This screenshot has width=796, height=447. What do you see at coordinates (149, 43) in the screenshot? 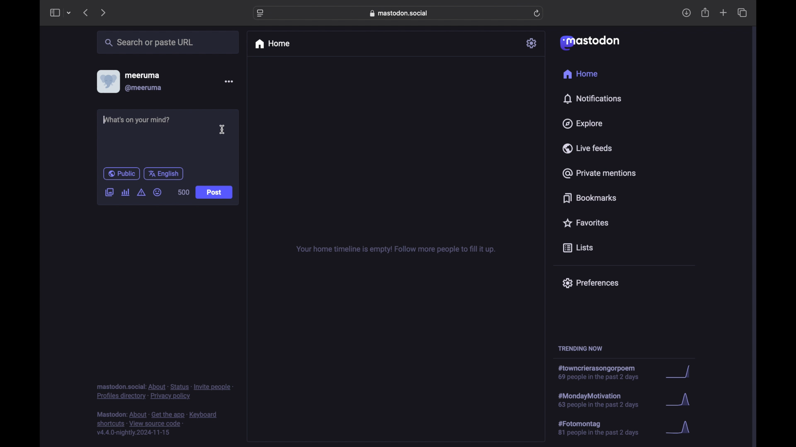
I see `search or paste url` at bounding box center [149, 43].